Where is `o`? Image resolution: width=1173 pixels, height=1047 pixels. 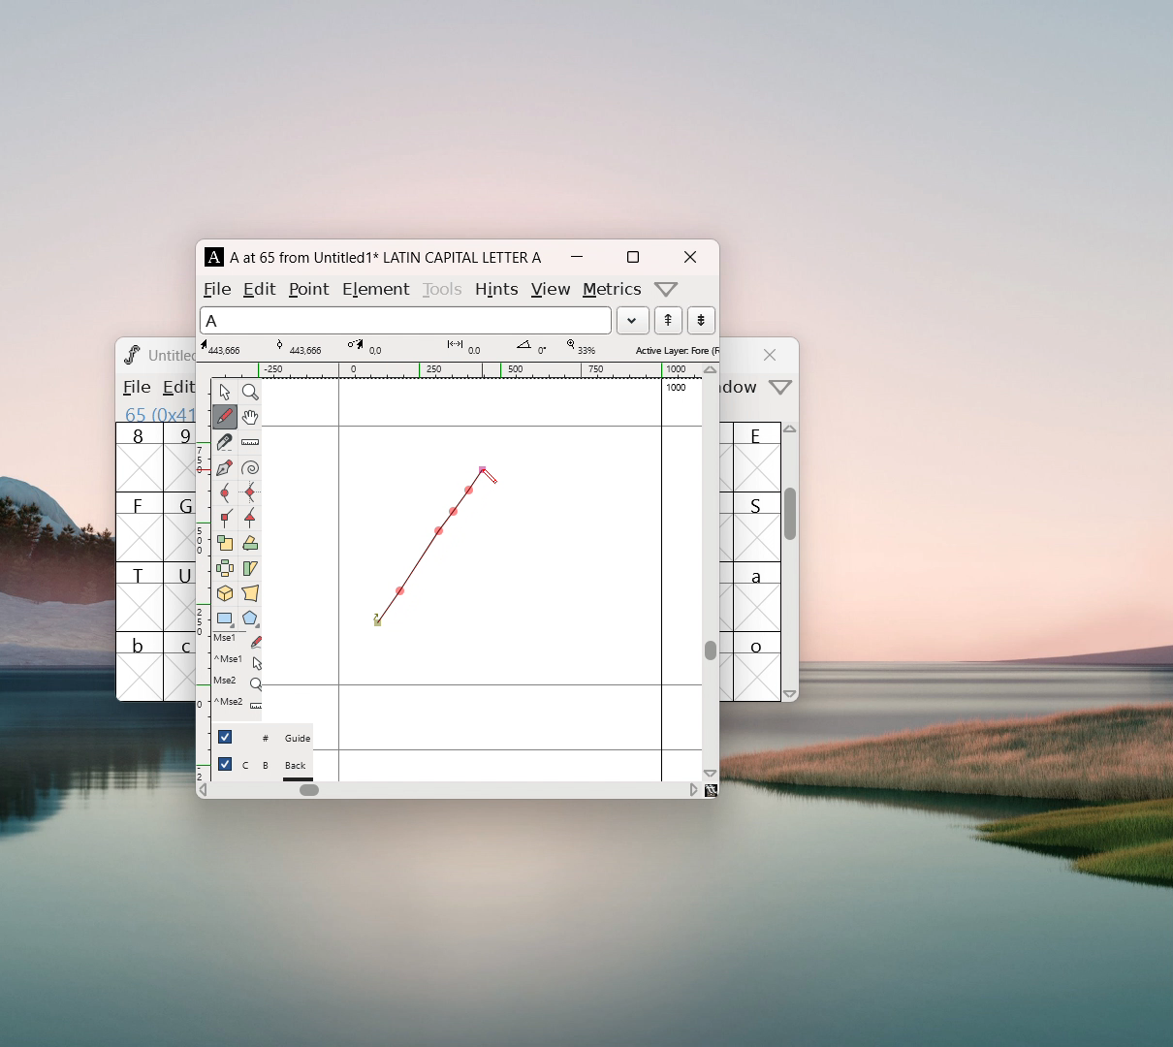
o is located at coordinates (759, 666).